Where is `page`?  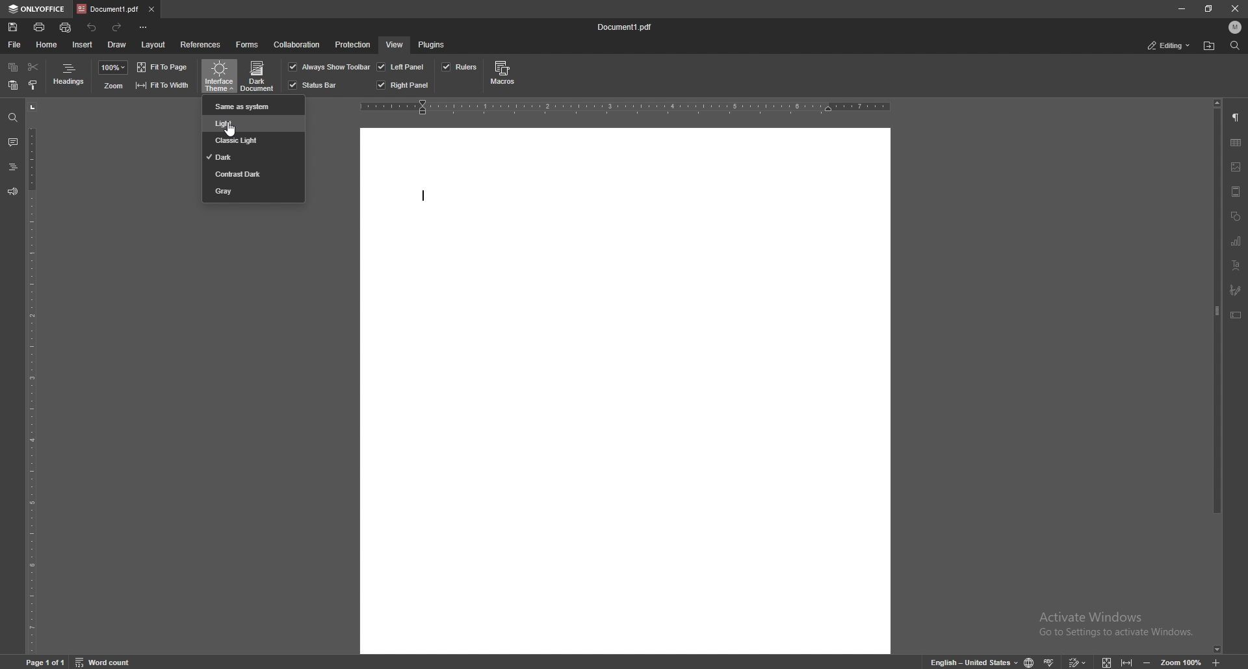 page is located at coordinates (47, 661).